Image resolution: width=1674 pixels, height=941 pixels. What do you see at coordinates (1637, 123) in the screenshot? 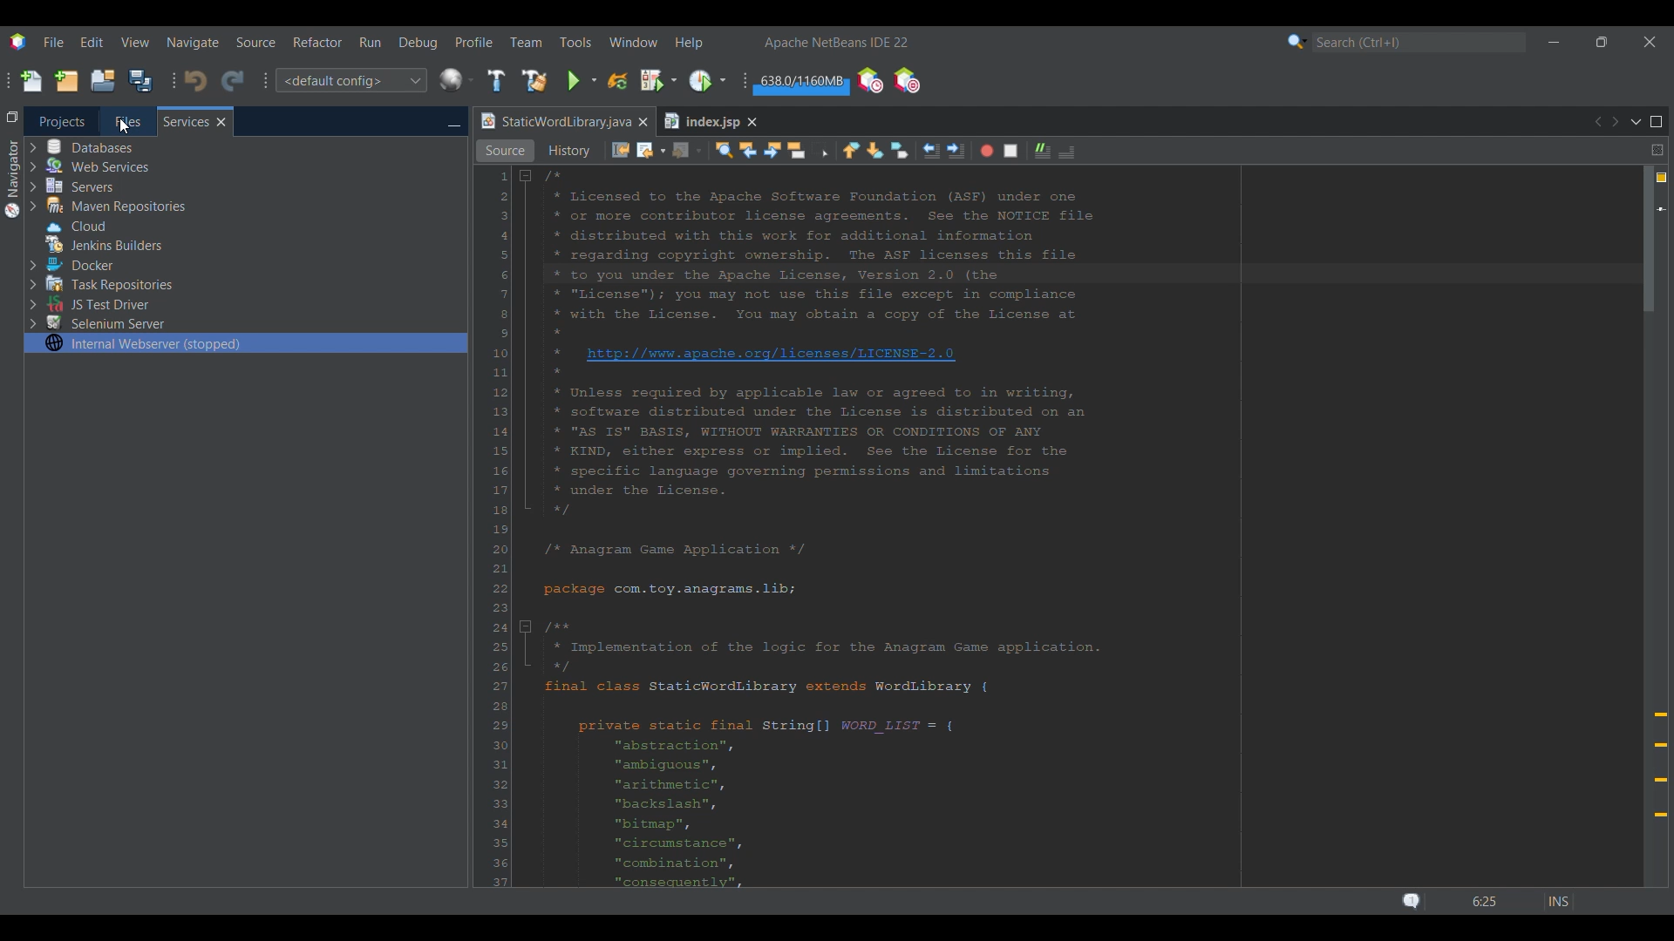
I see `Show opened documents list` at bounding box center [1637, 123].